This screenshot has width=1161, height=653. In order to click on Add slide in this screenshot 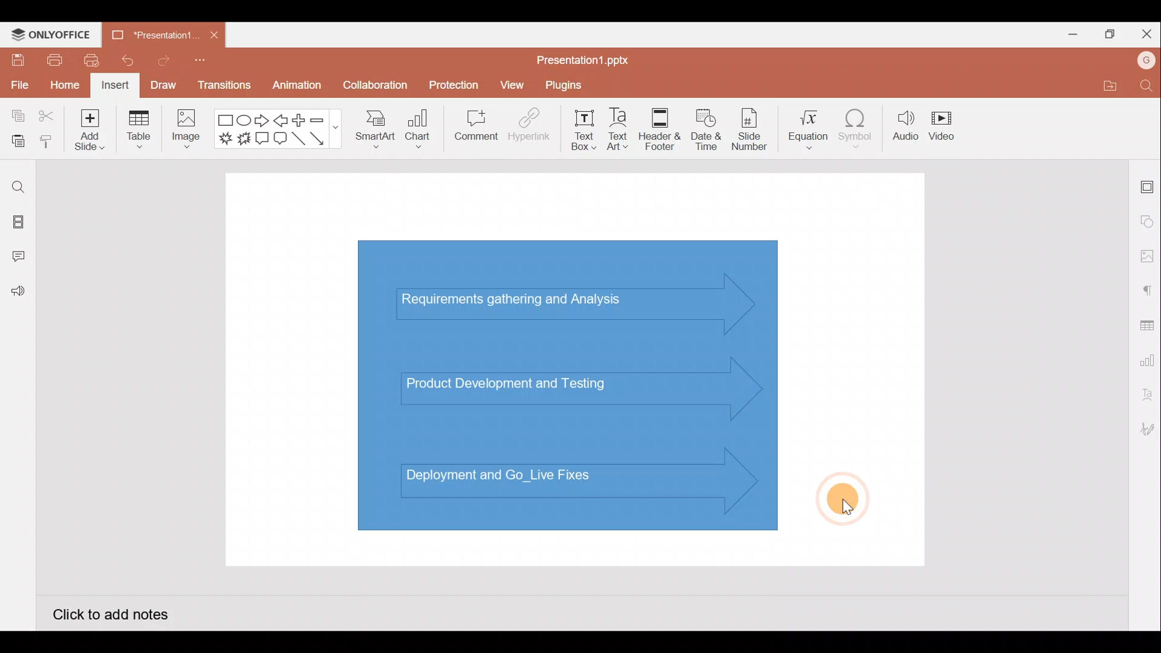, I will do `click(88, 127)`.